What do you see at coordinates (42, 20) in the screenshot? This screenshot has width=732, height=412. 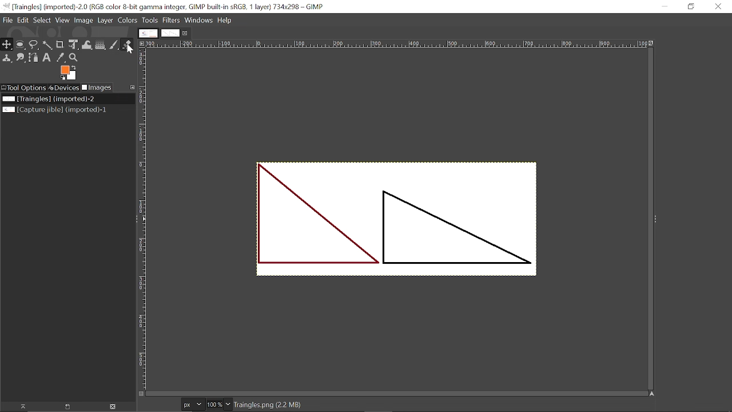 I see `Select` at bounding box center [42, 20].